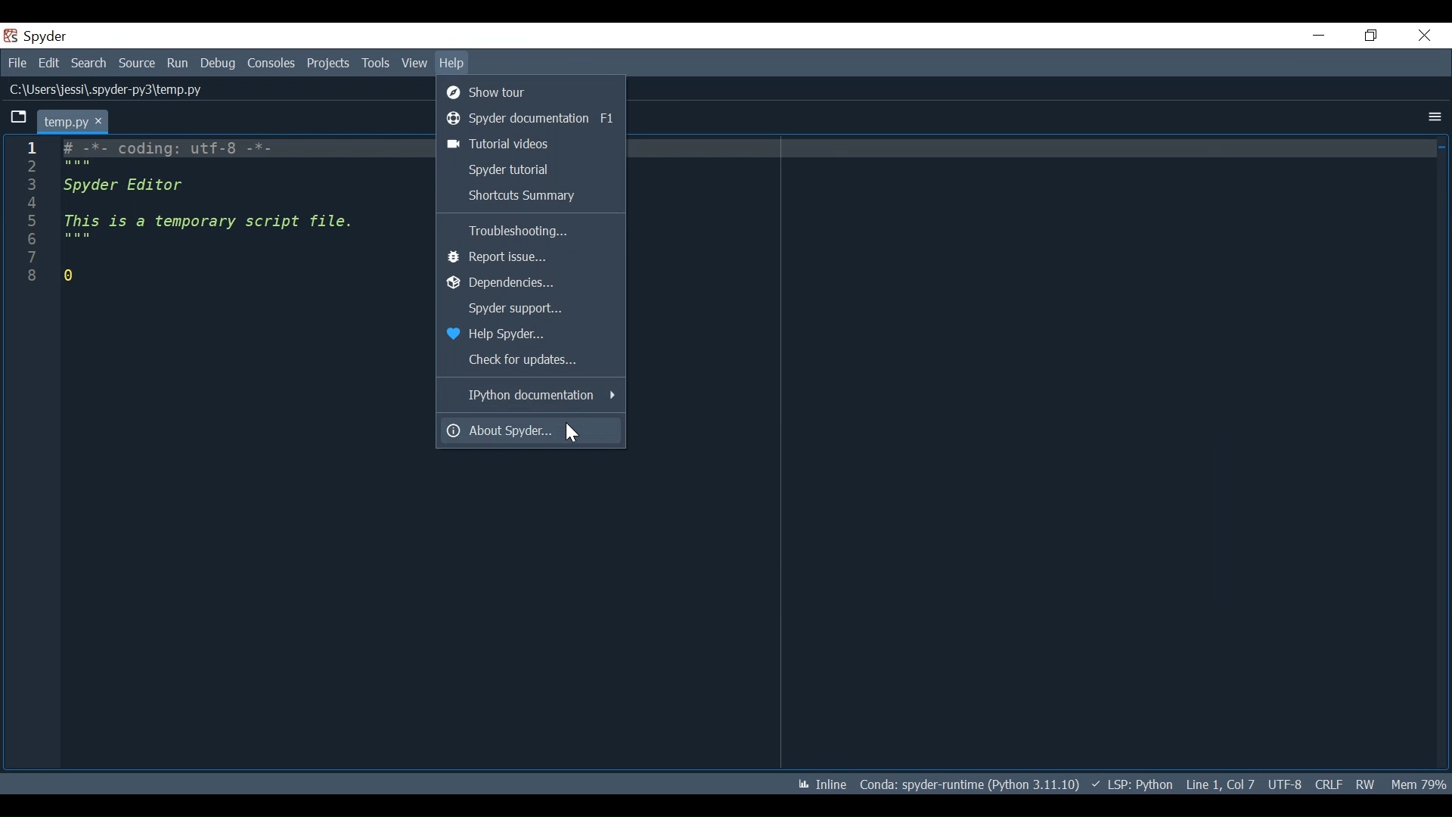  Describe the element at coordinates (178, 64) in the screenshot. I see `Run` at that location.